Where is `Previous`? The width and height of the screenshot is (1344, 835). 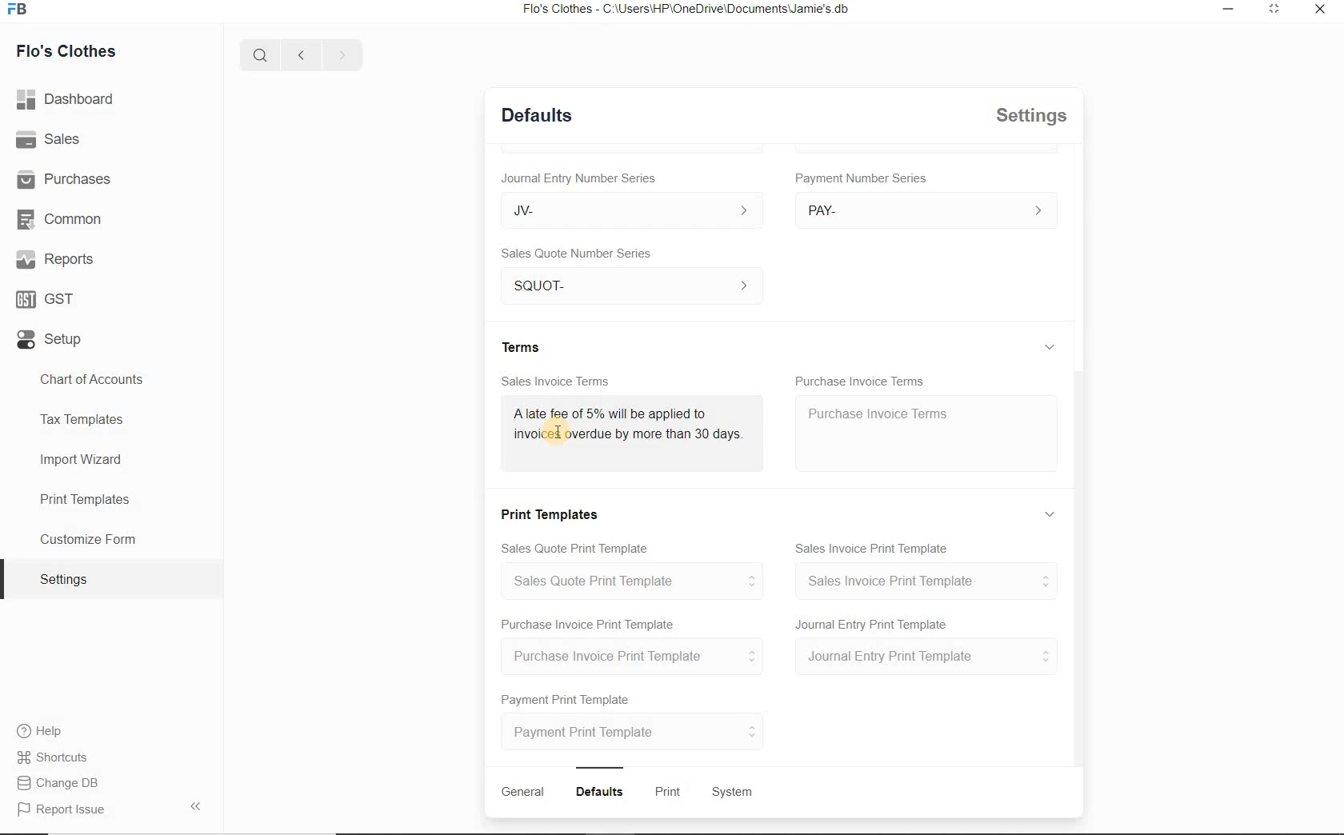
Previous is located at coordinates (298, 54).